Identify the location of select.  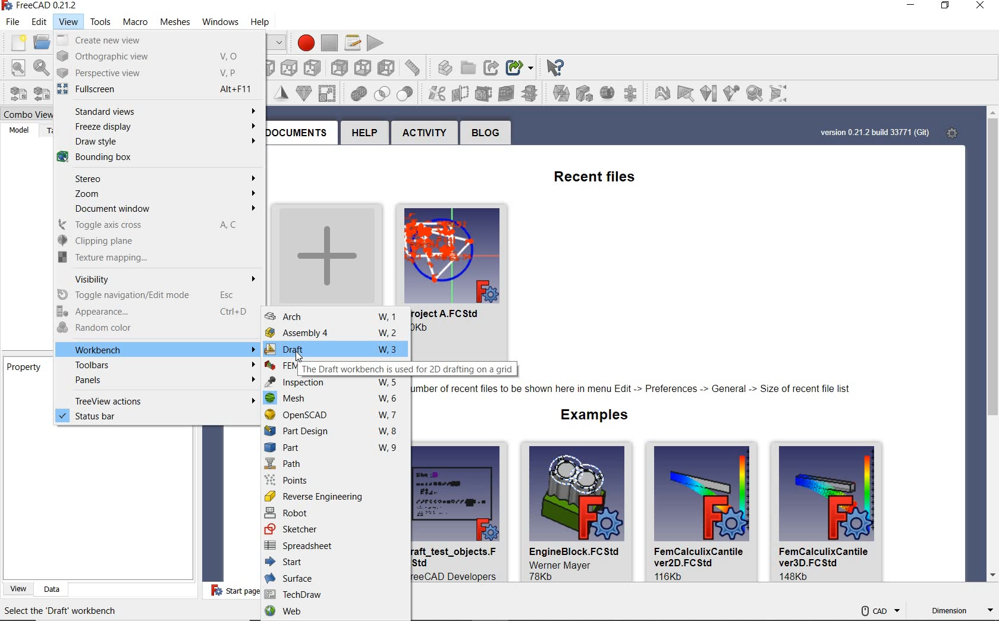
(560, 67).